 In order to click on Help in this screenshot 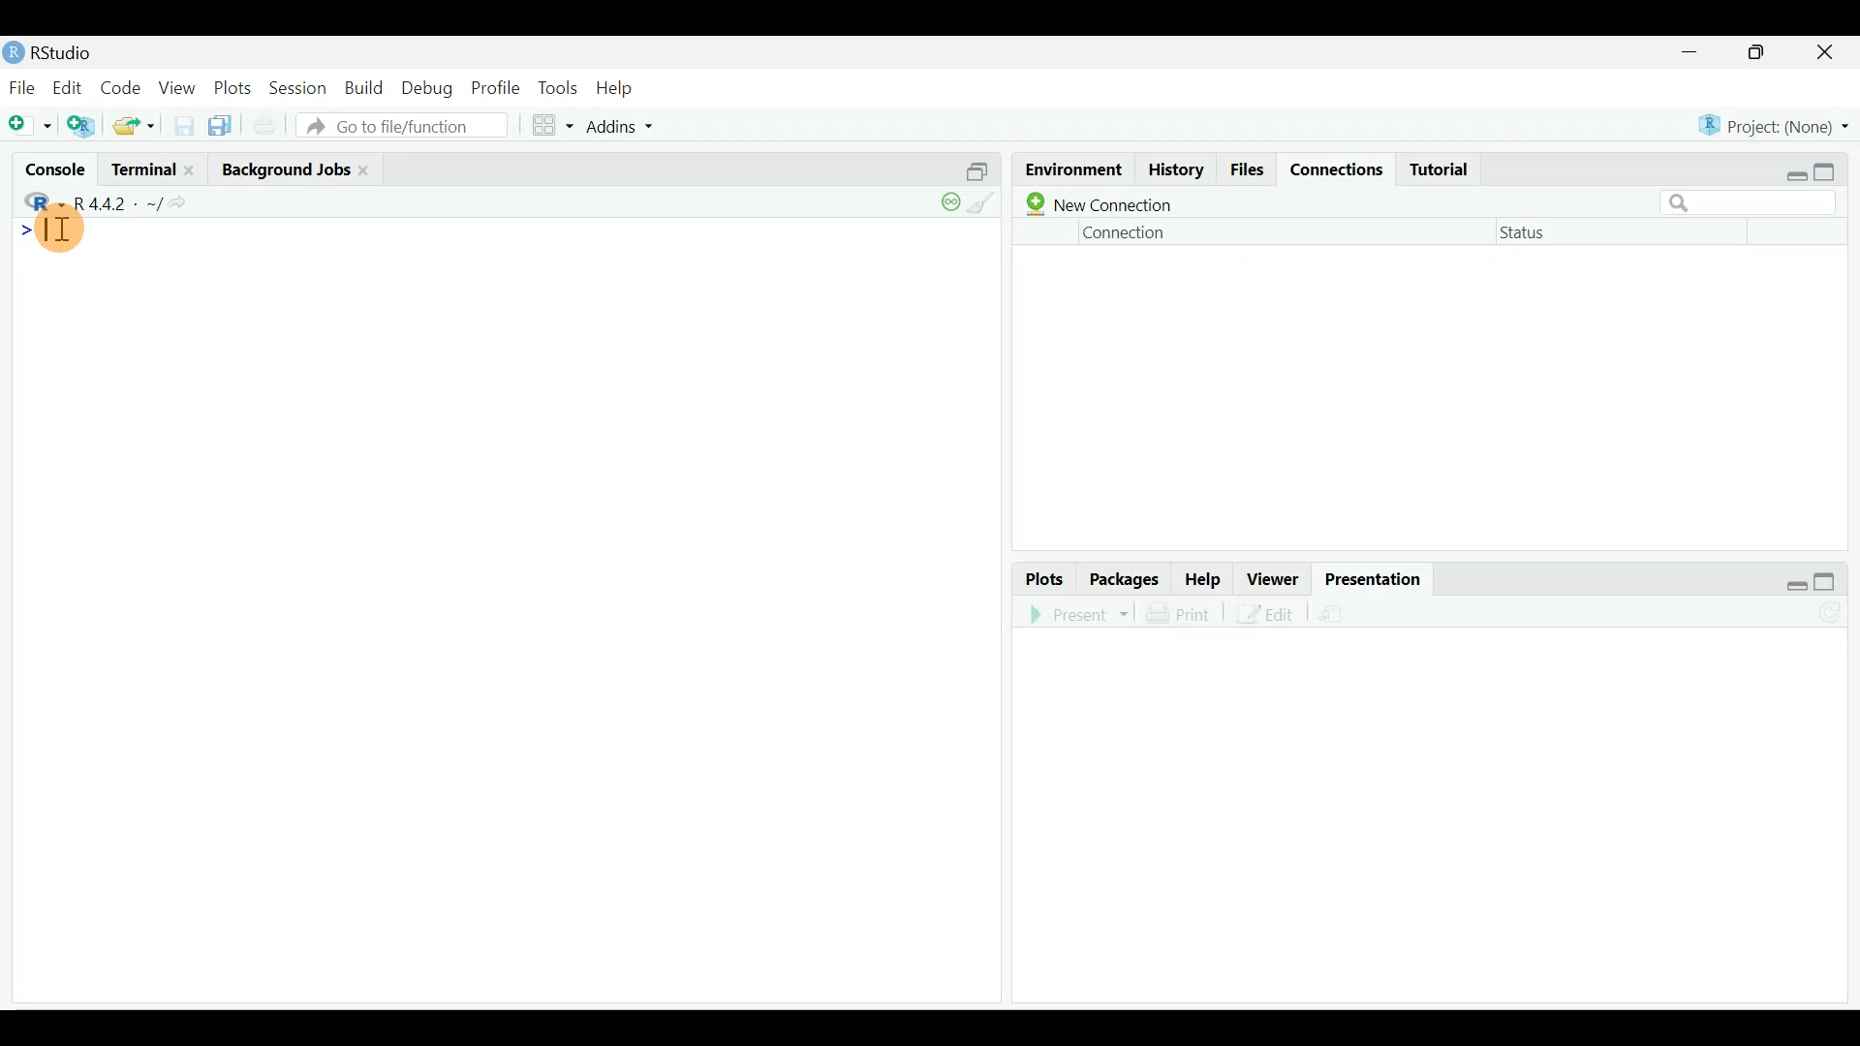, I will do `click(1205, 577)`.